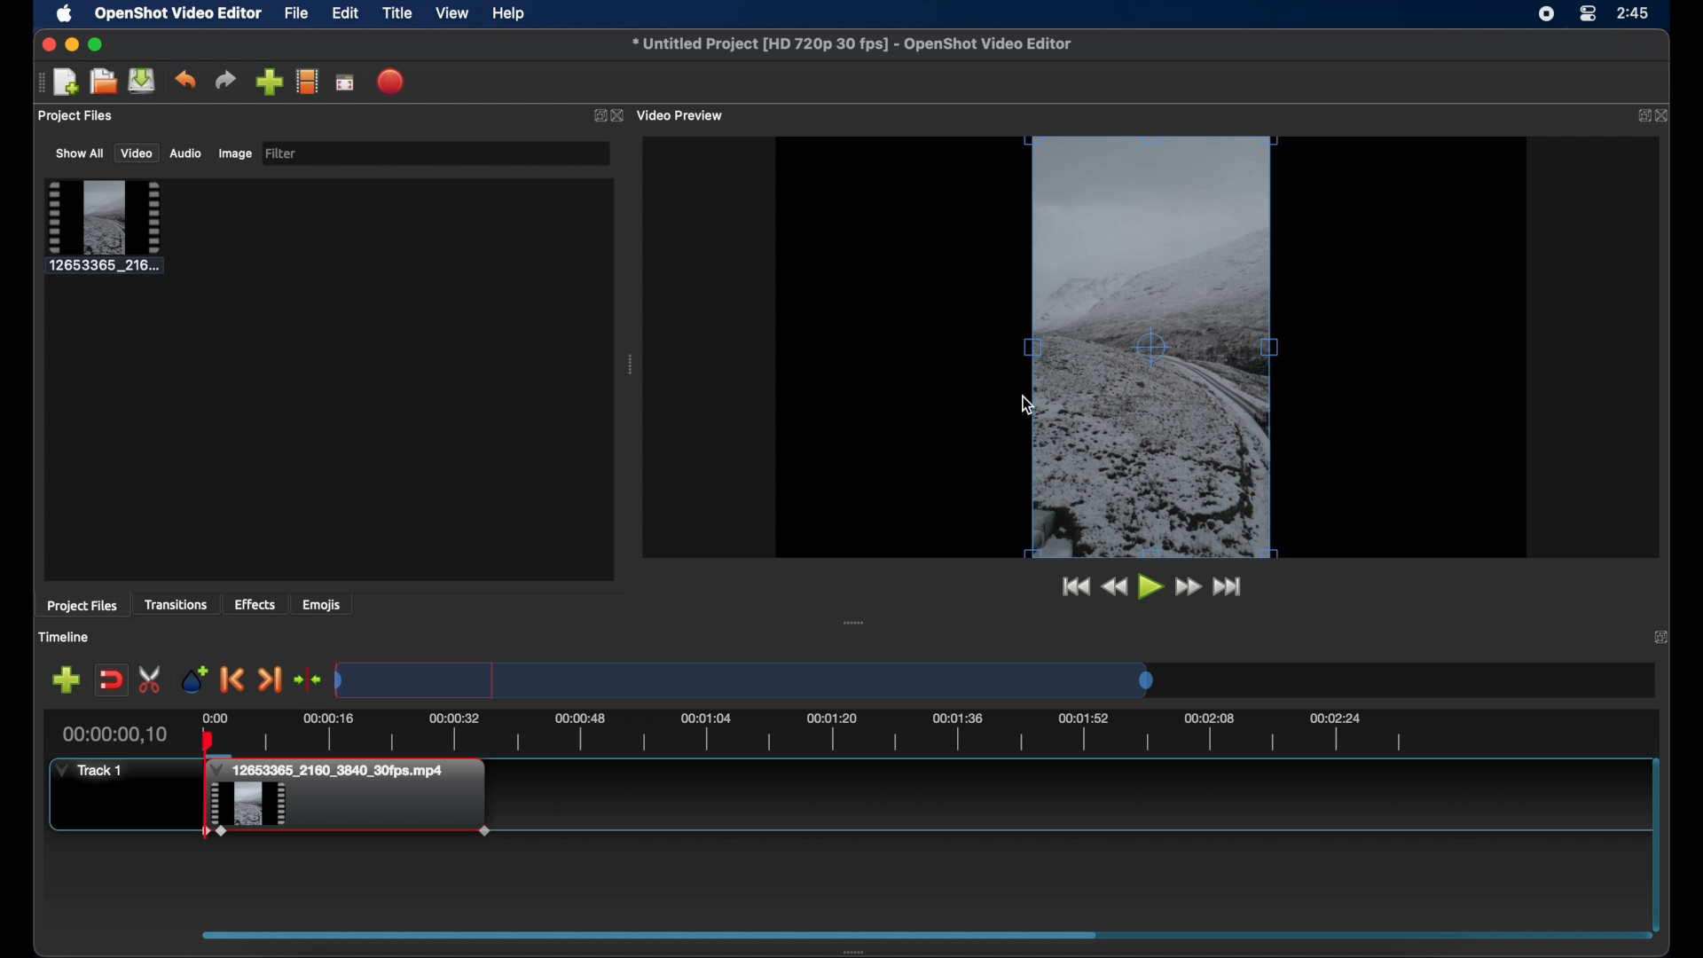 This screenshot has width=1703, height=958. Describe the element at coordinates (186, 154) in the screenshot. I see `audio` at that location.